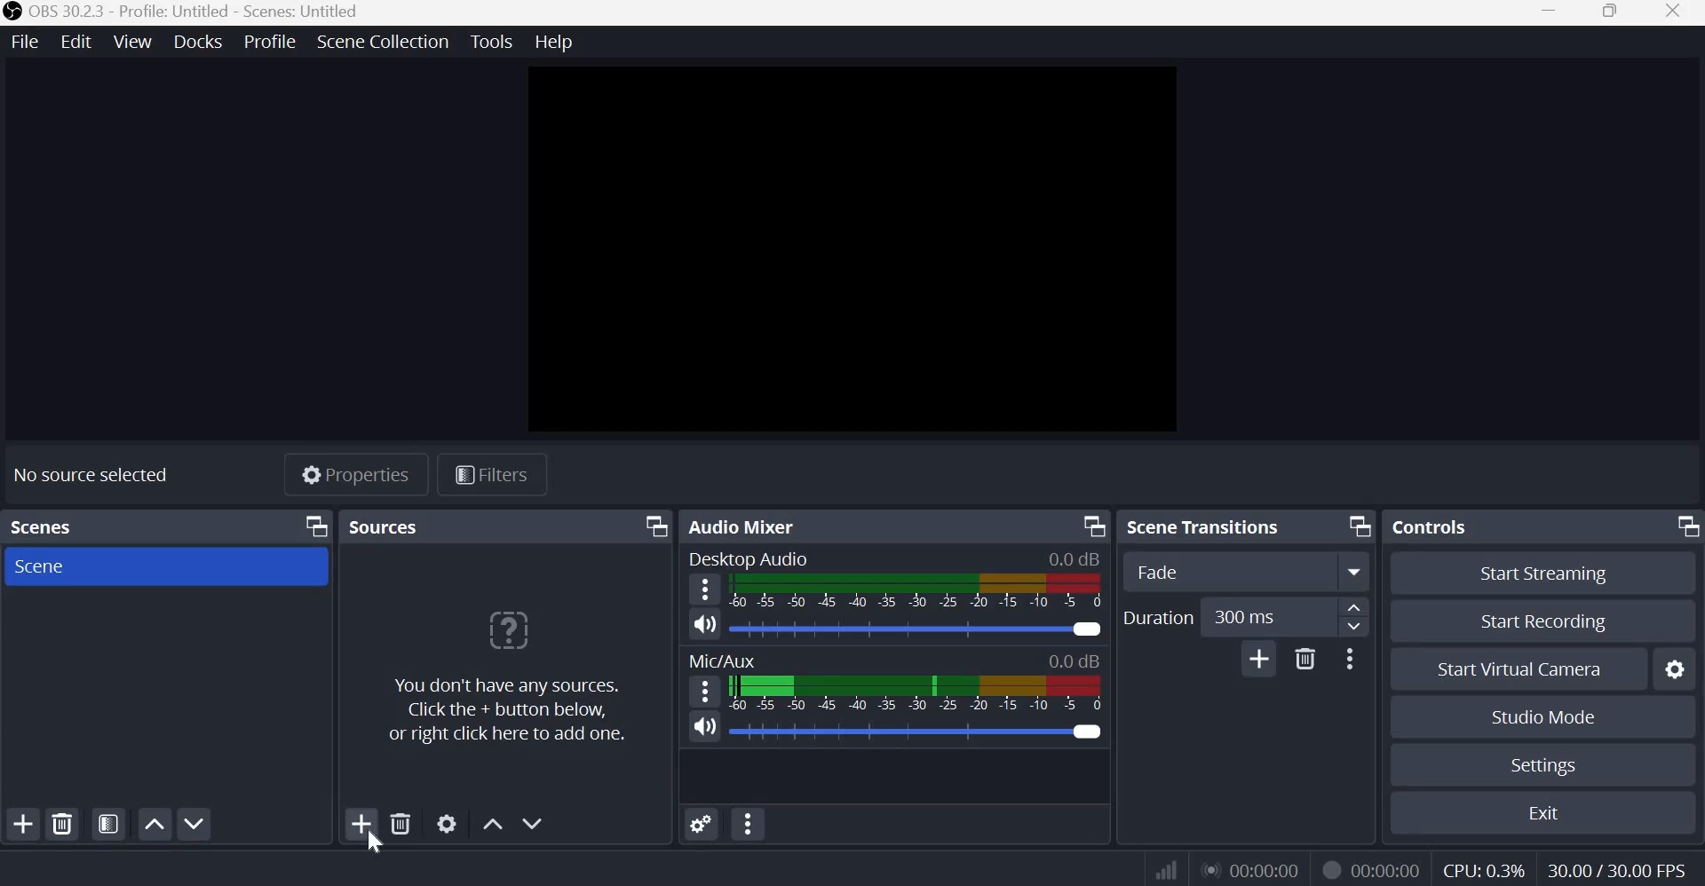  I want to click on Speaker icon, so click(705, 623).